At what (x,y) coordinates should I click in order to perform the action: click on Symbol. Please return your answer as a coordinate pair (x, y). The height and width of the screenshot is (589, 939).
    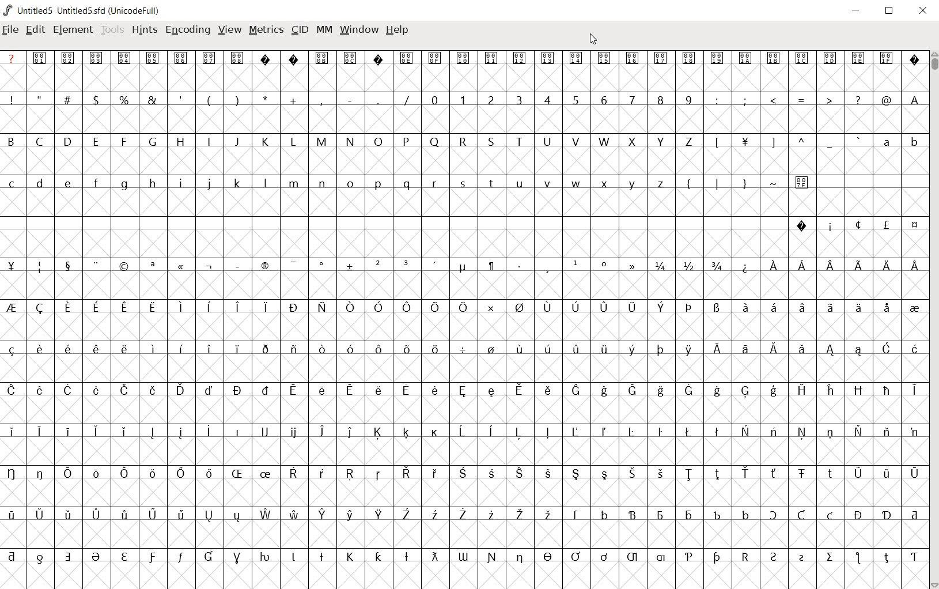
    Looking at the image, I should click on (633, 515).